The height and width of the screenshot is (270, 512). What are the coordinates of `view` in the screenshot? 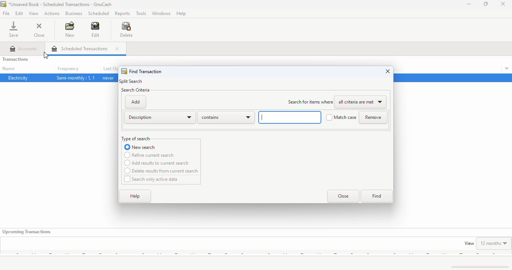 It's located at (34, 13).